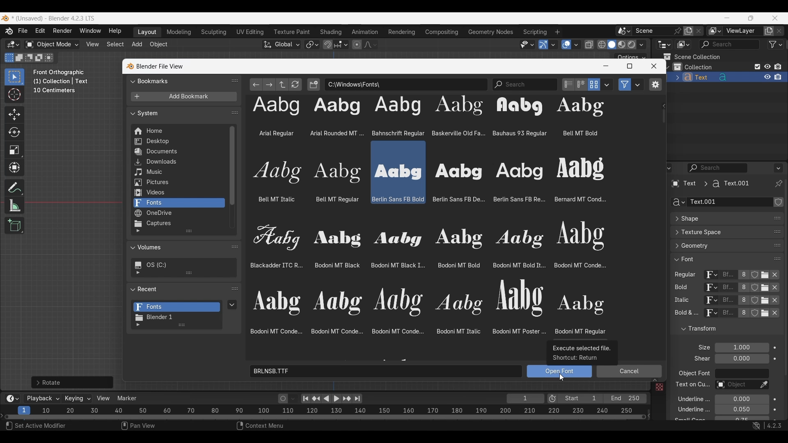  Describe the element at coordinates (735, 385) in the screenshot. I see `Text on curve` at that location.